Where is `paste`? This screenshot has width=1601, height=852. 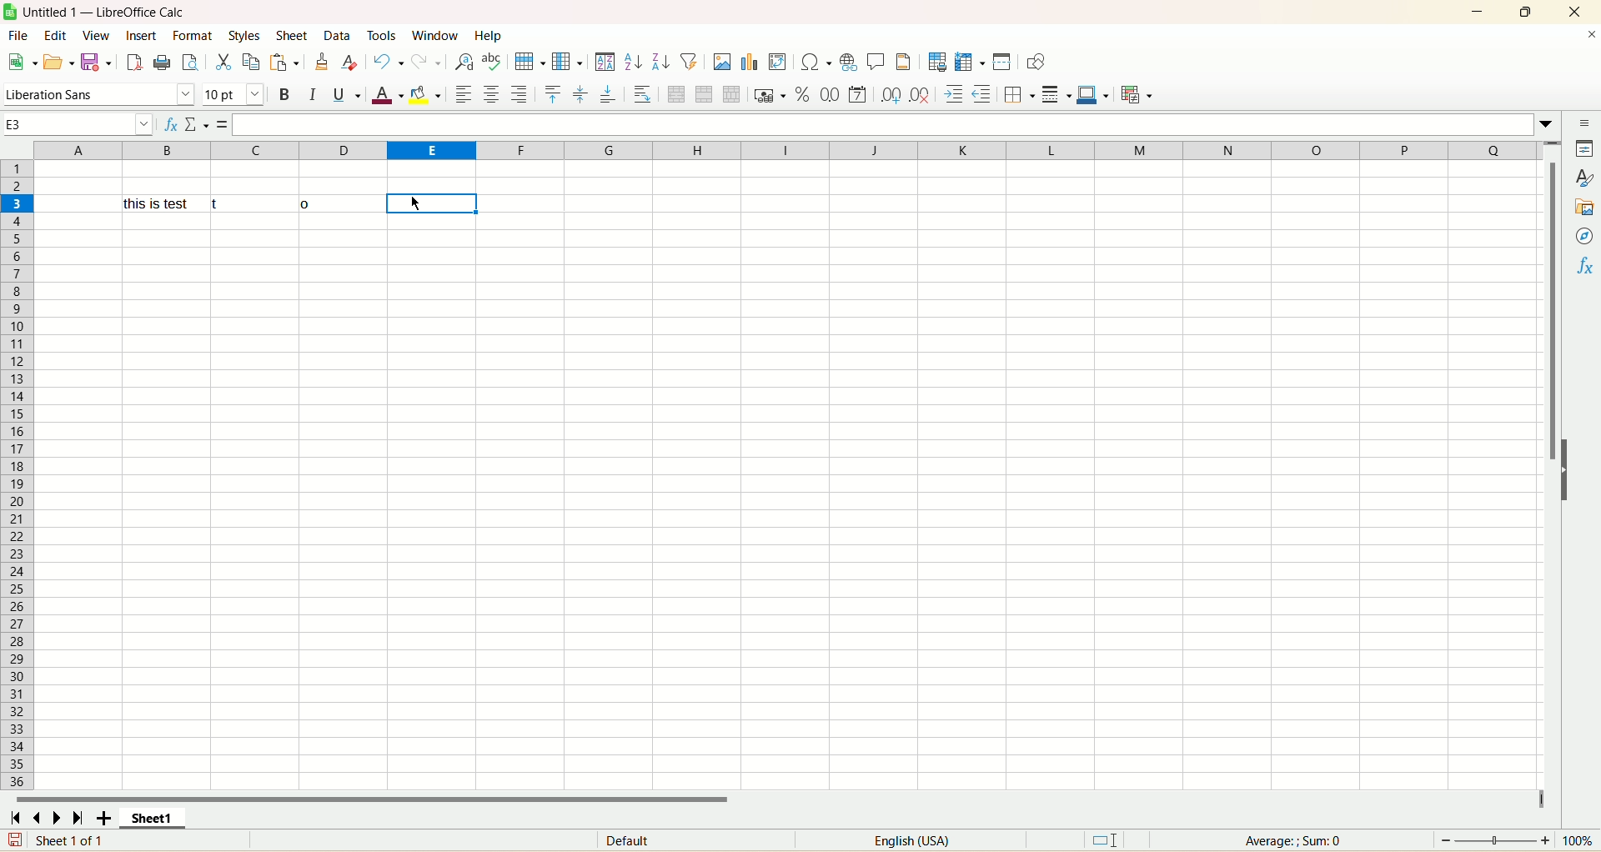
paste is located at coordinates (284, 62).